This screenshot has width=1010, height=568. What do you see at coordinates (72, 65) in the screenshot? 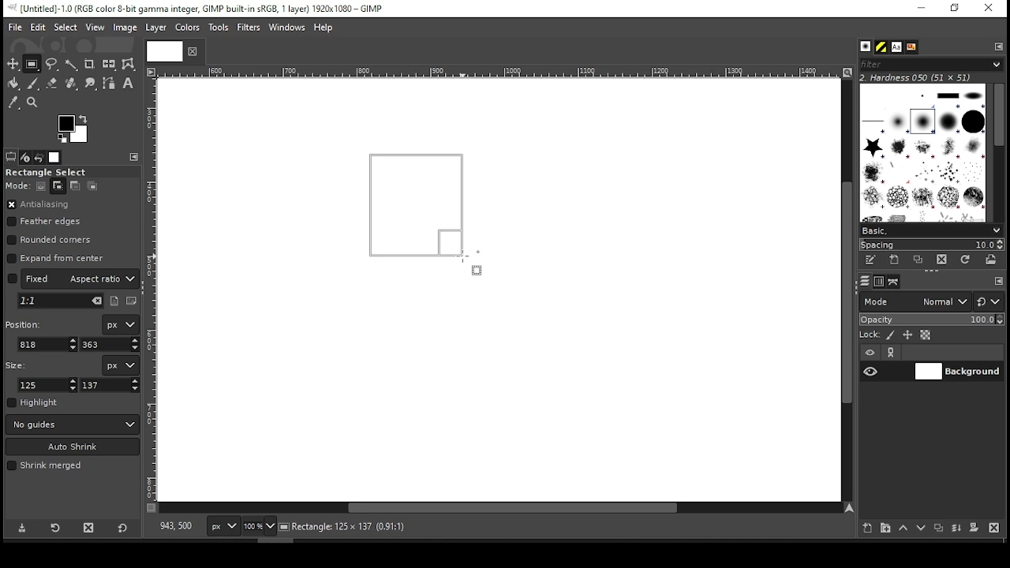
I see `fuzzy selection tool` at bounding box center [72, 65].